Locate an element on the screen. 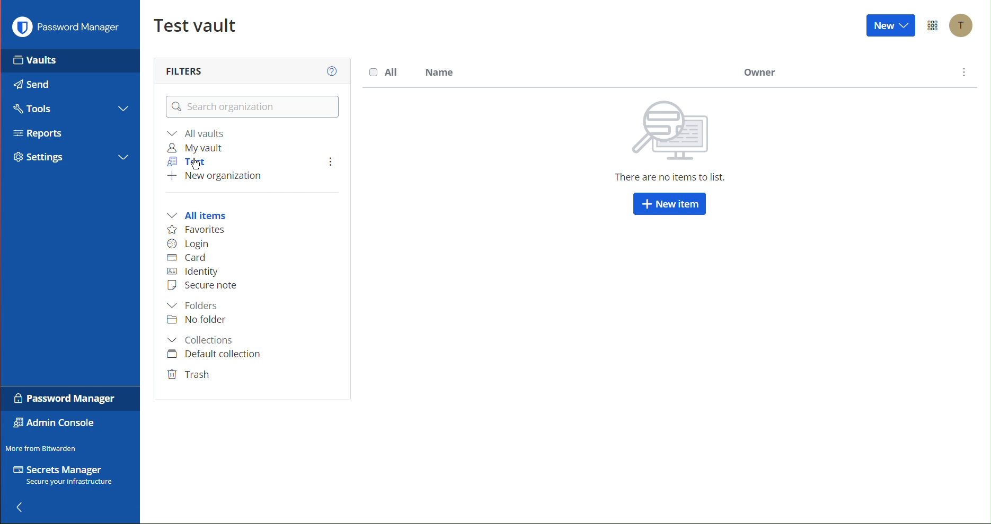 This screenshot has height=524, width=991. Favorites is located at coordinates (196, 230).